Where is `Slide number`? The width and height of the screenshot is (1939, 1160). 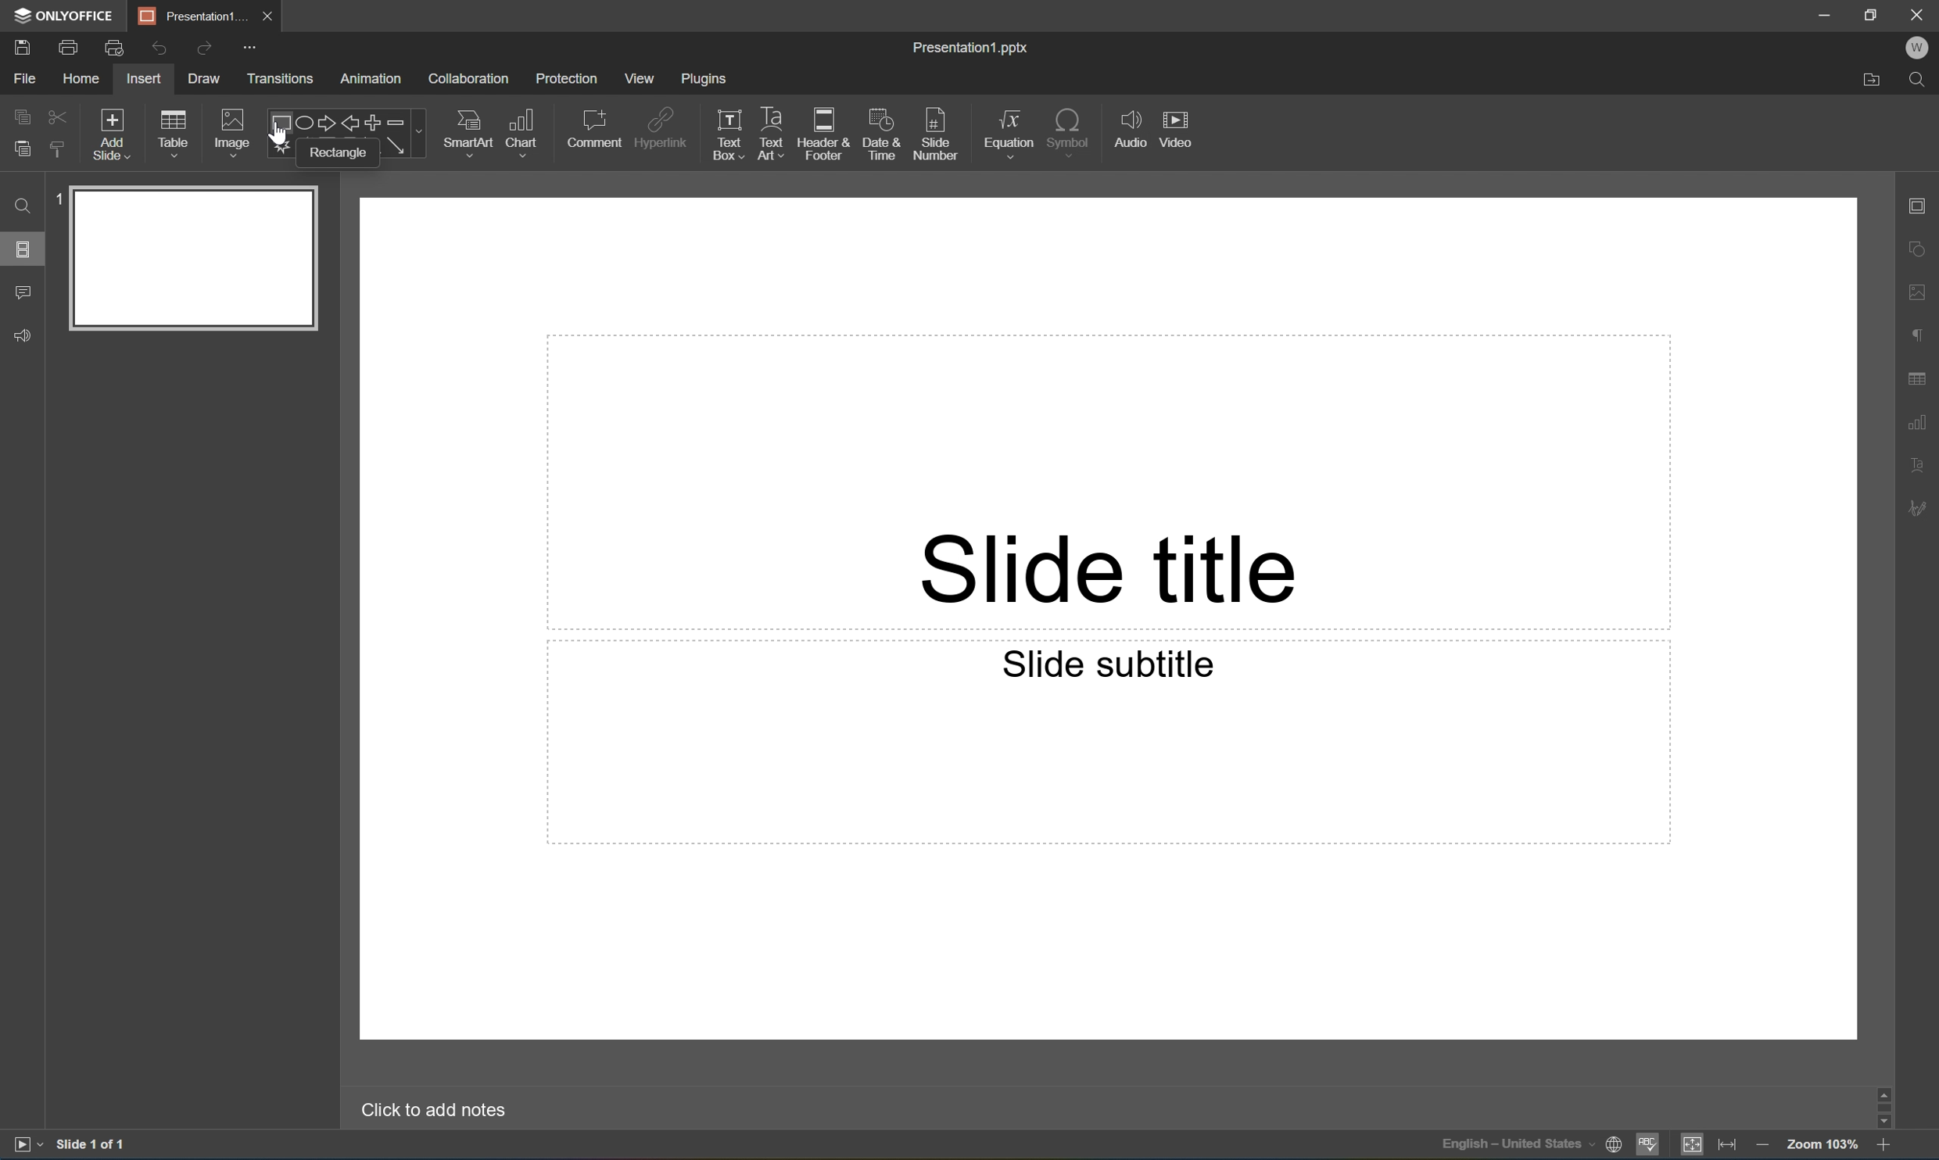
Slide number is located at coordinates (936, 129).